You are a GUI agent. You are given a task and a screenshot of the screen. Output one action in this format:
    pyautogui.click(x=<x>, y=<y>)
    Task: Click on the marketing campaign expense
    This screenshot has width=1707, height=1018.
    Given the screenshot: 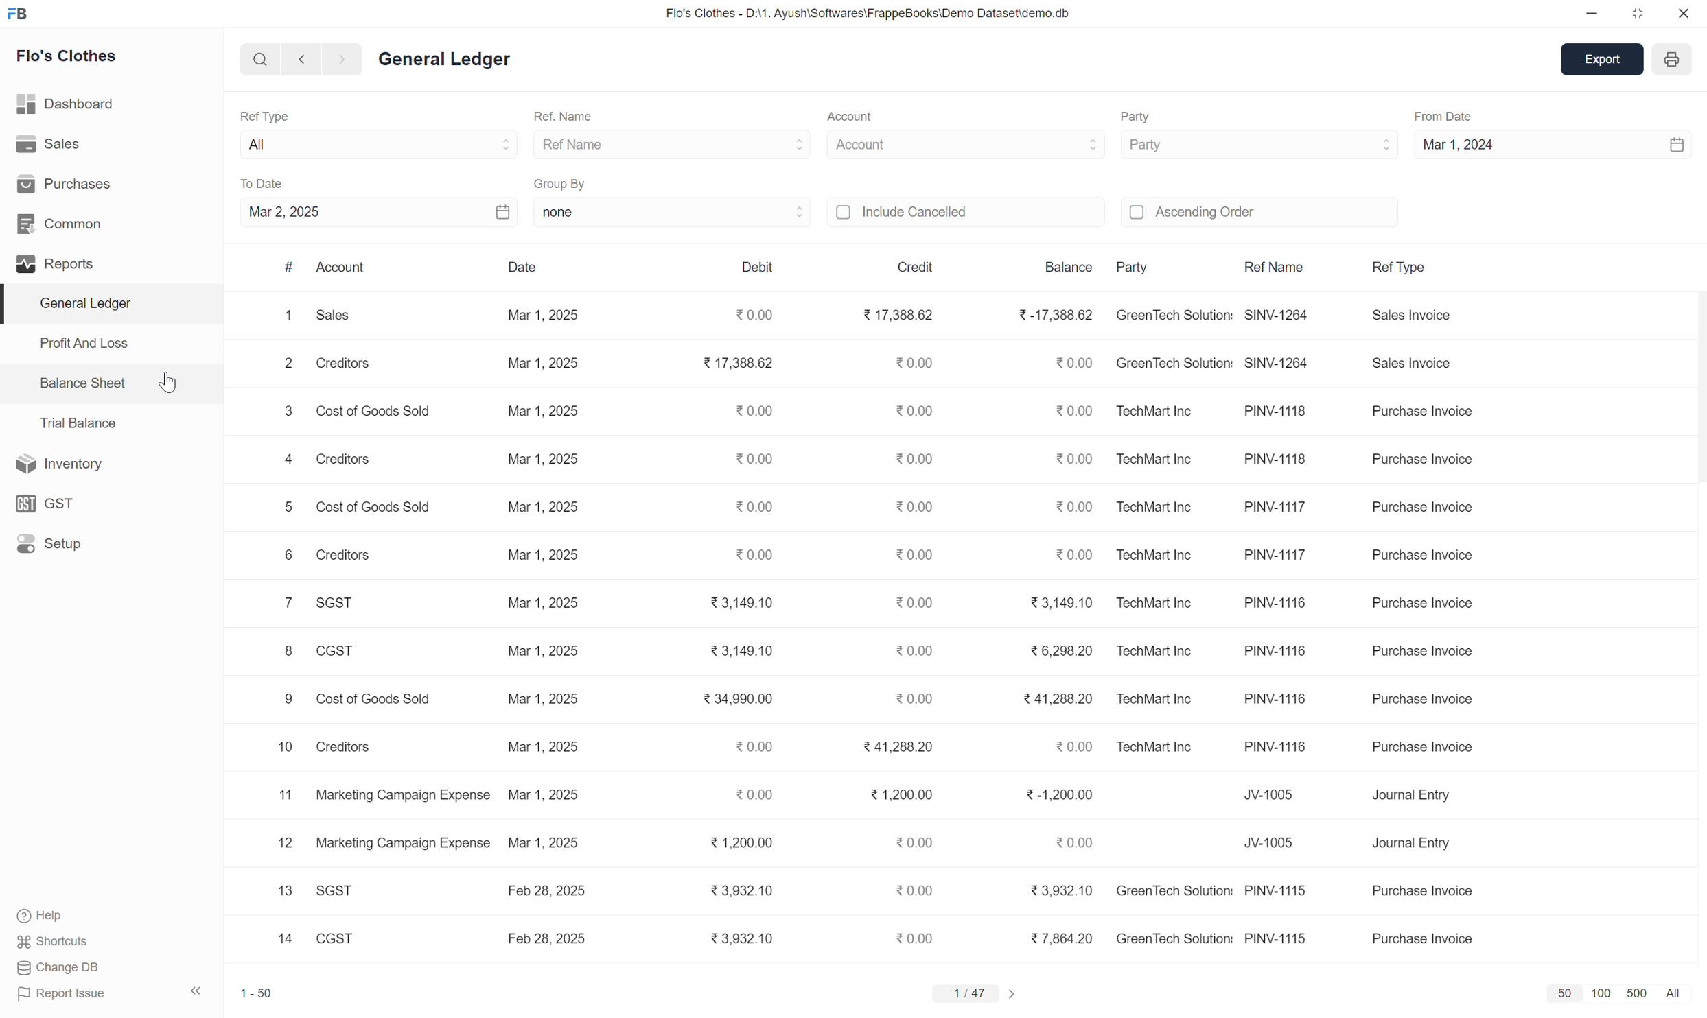 What is the action you would take?
    pyautogui.click(x=399, y=842)
    